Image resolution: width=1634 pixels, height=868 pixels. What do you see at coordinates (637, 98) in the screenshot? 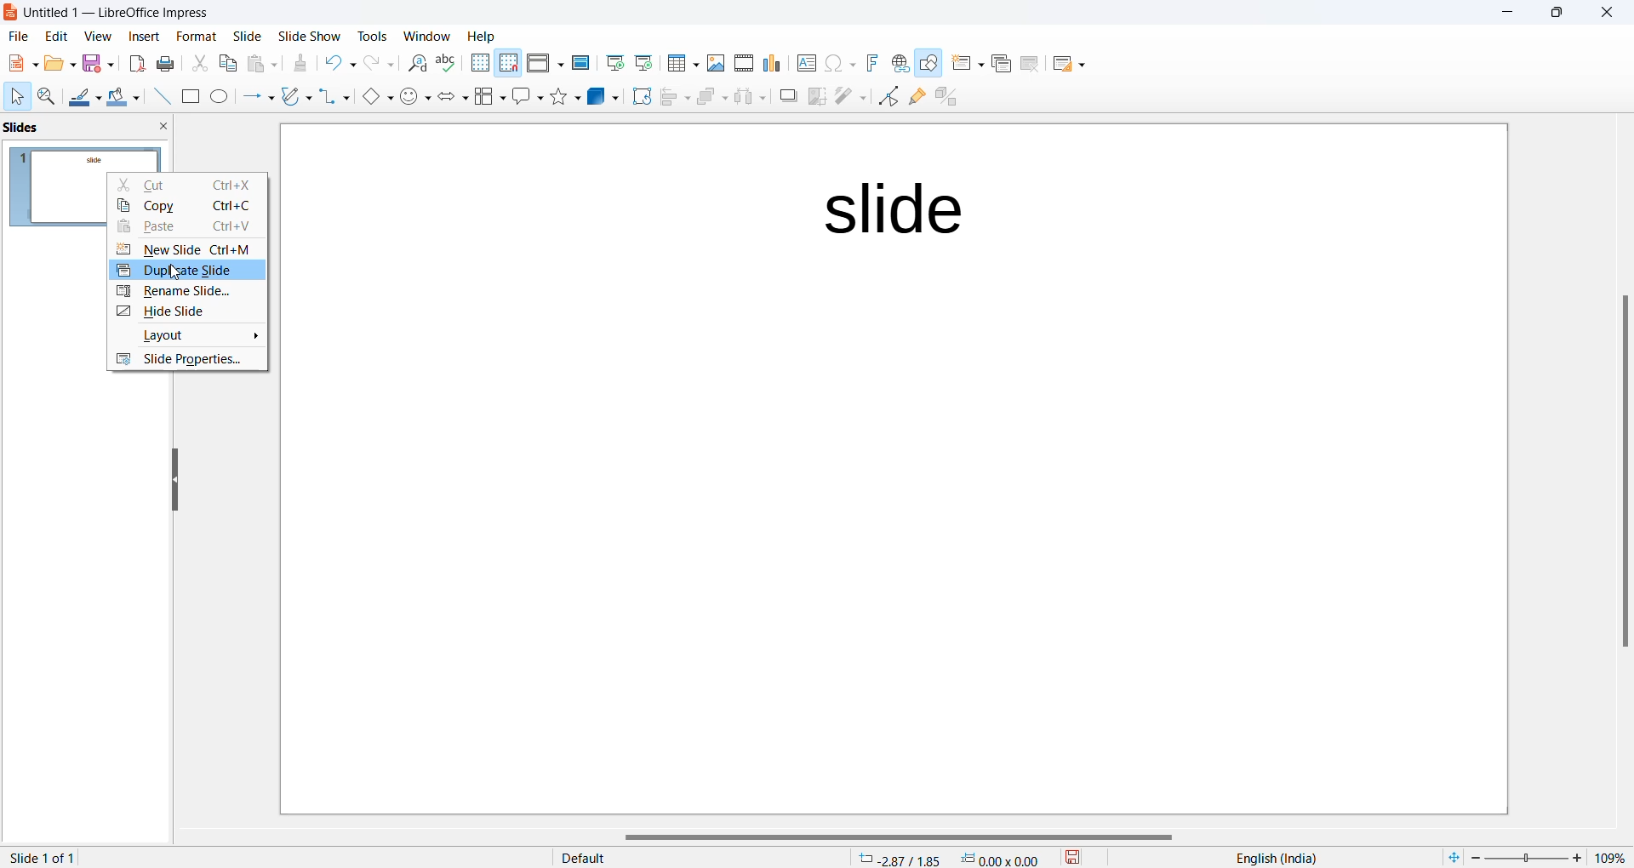
I see `Rotate` at bounding box center [637, 98].